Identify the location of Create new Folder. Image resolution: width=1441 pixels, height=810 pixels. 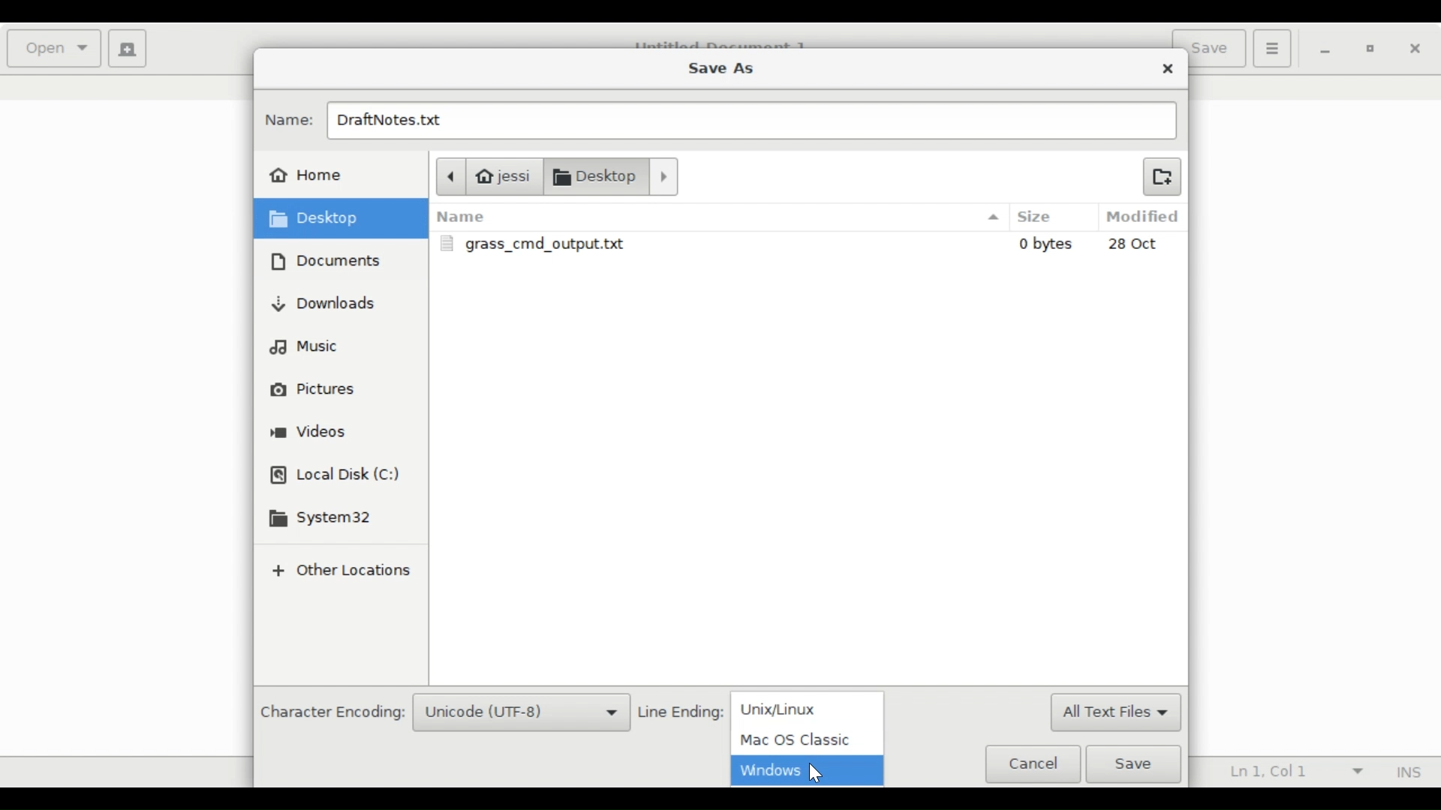
(1161, 175).